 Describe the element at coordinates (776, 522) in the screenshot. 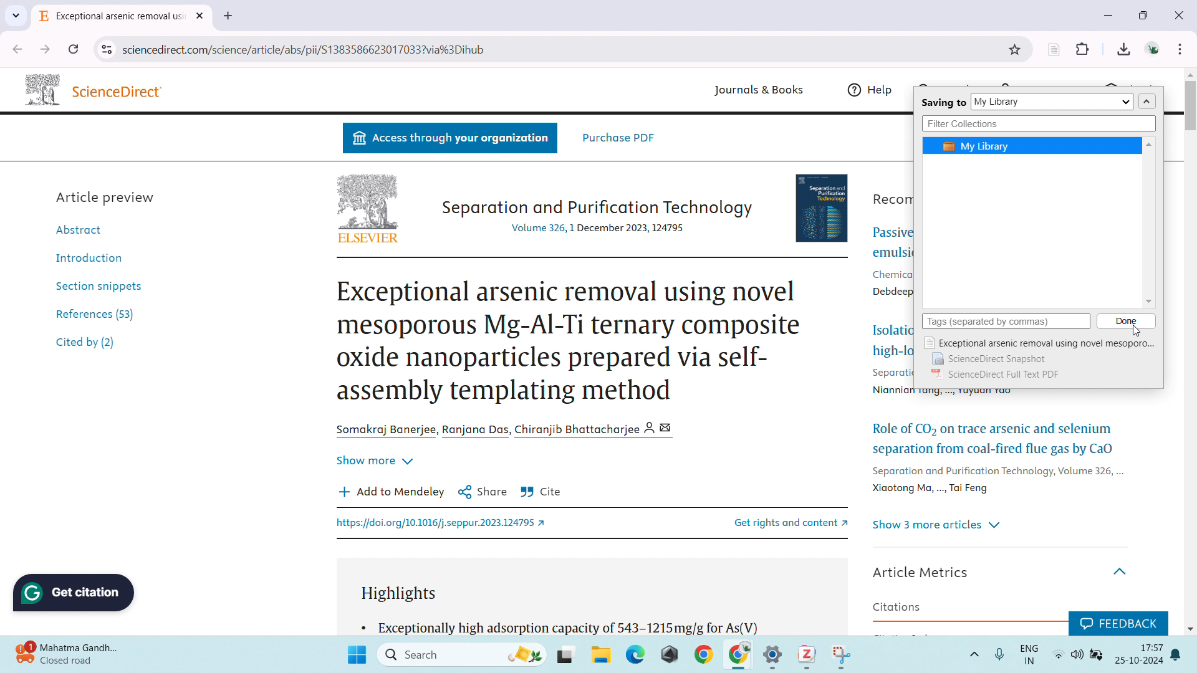

I see `Get rights and content ` at that location.